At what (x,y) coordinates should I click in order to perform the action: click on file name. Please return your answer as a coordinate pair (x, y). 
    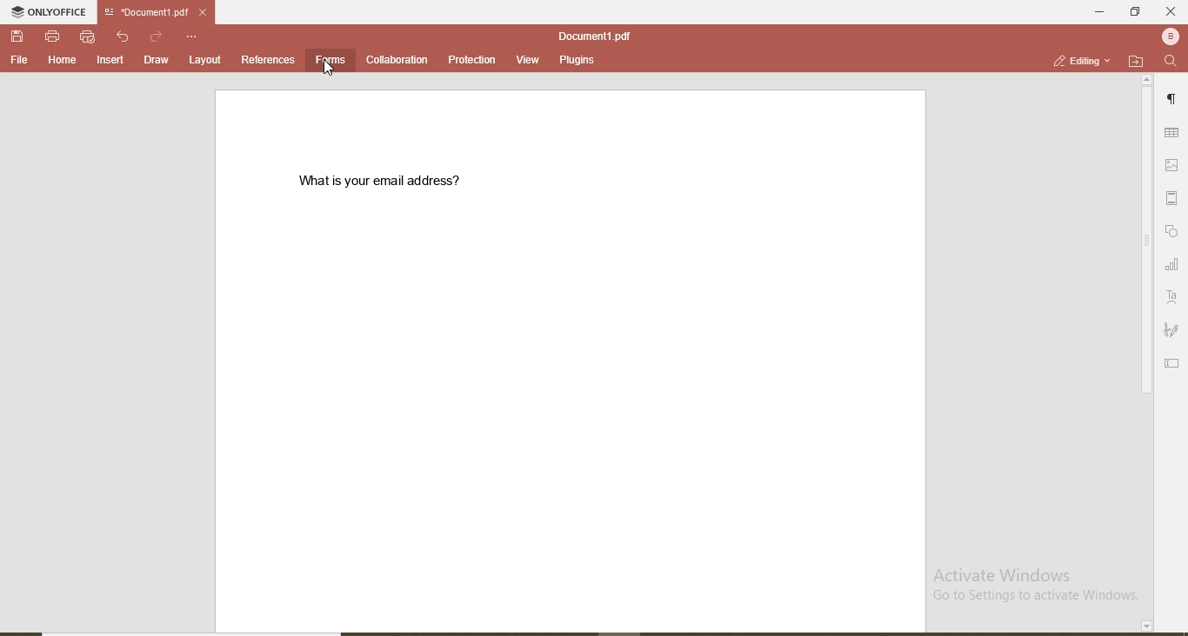
    Looking at the image, I should click on (143, 13).